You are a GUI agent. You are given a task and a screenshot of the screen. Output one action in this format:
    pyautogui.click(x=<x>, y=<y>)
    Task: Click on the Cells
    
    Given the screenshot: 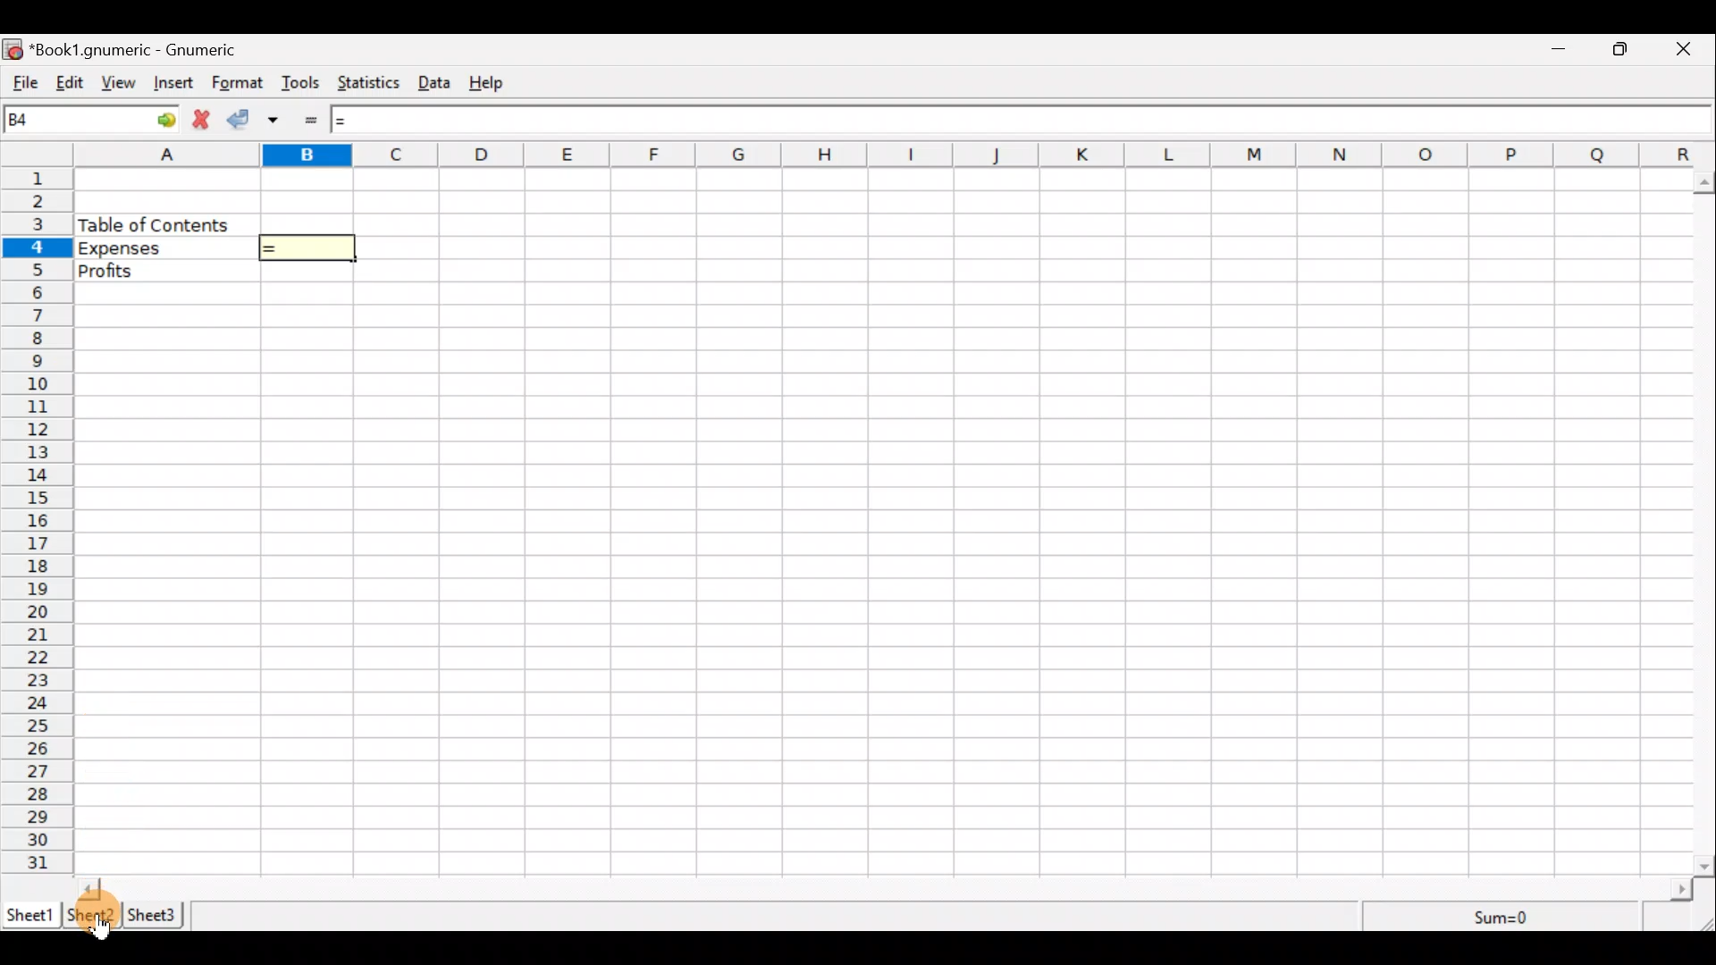 What is the action you would take?
    pyautogui.click(x=1042, y=517)
    